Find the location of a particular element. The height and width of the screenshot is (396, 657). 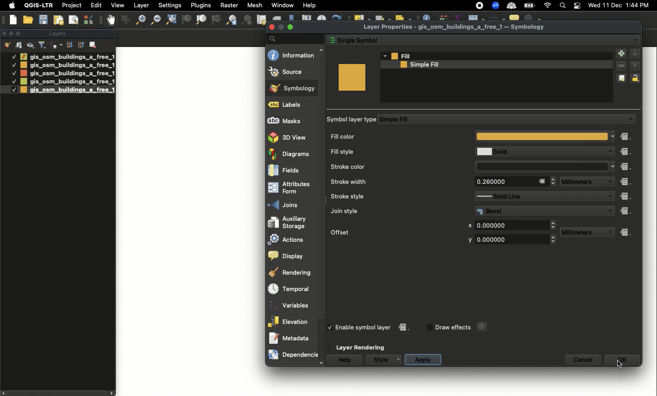

Temporal is located at coordinates (292, 289).